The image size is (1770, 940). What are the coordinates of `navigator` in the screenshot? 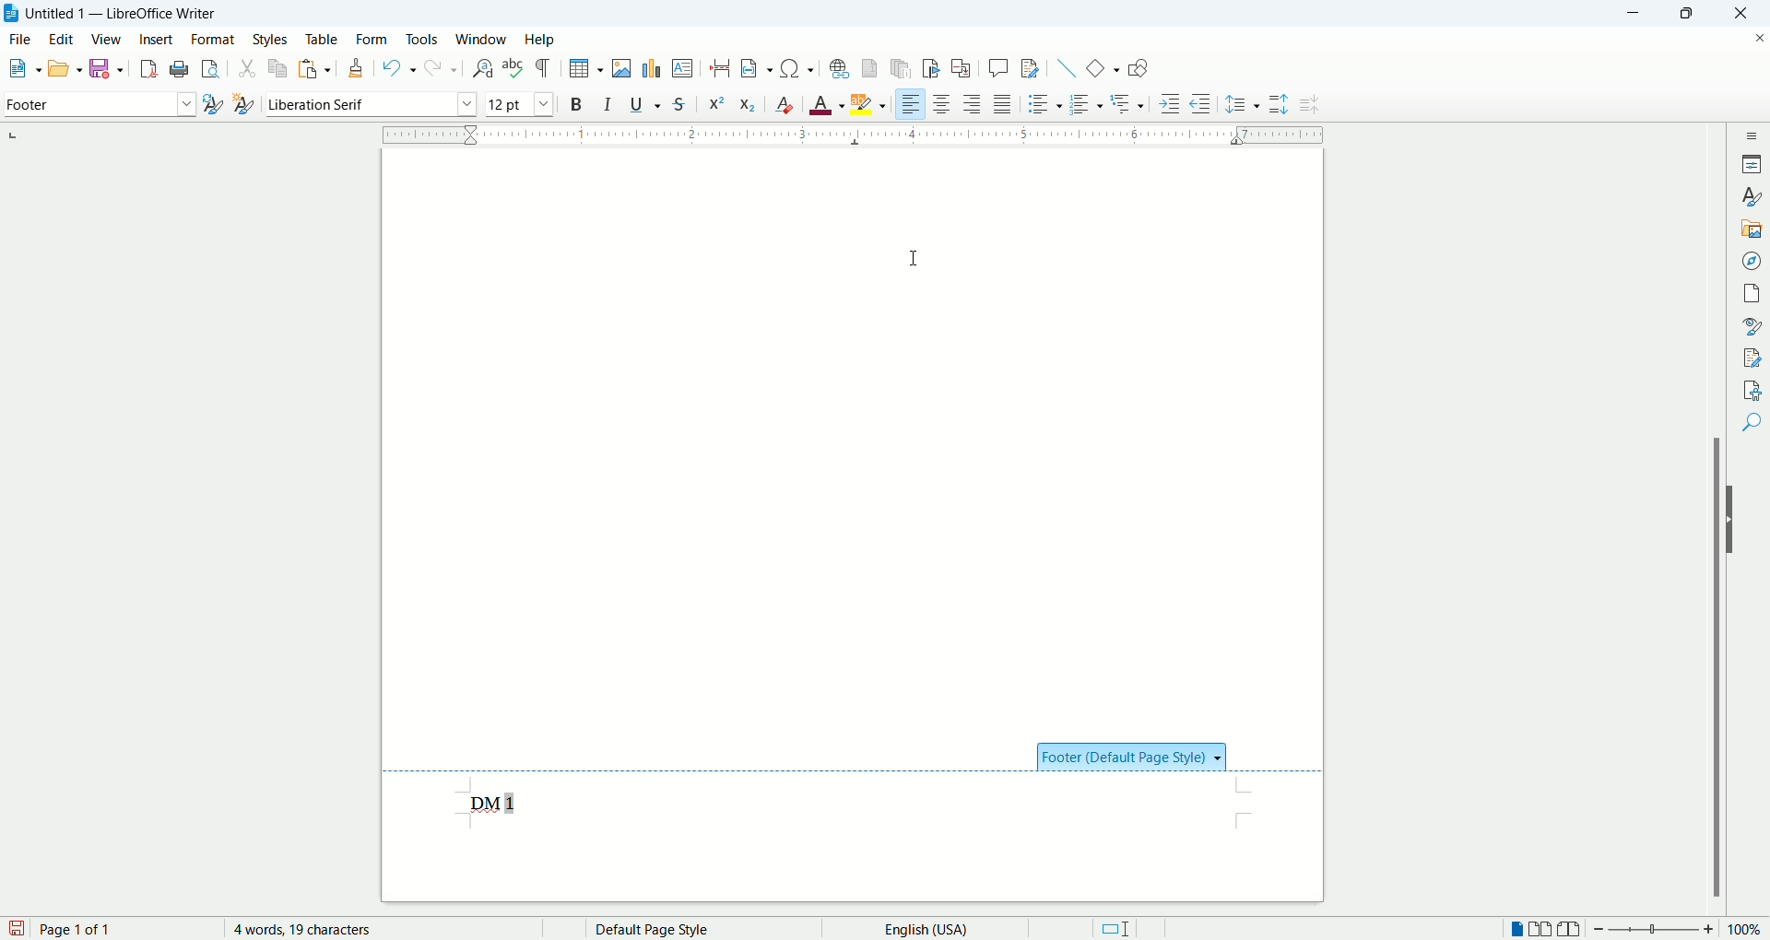 It's located at (1754, 259).